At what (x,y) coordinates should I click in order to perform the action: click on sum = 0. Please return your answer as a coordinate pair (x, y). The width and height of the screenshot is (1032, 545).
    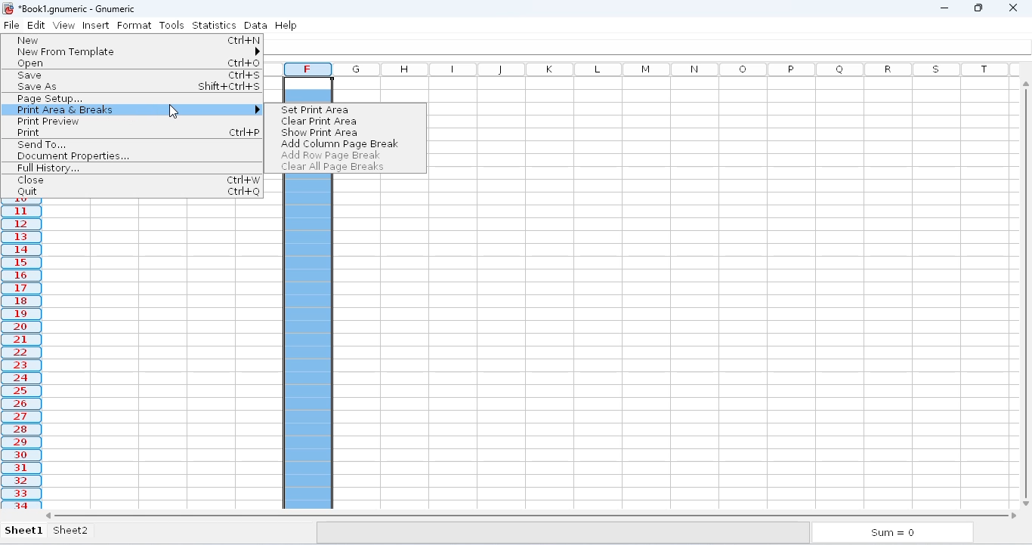
    Looking at the image, I should click on (895, 532).